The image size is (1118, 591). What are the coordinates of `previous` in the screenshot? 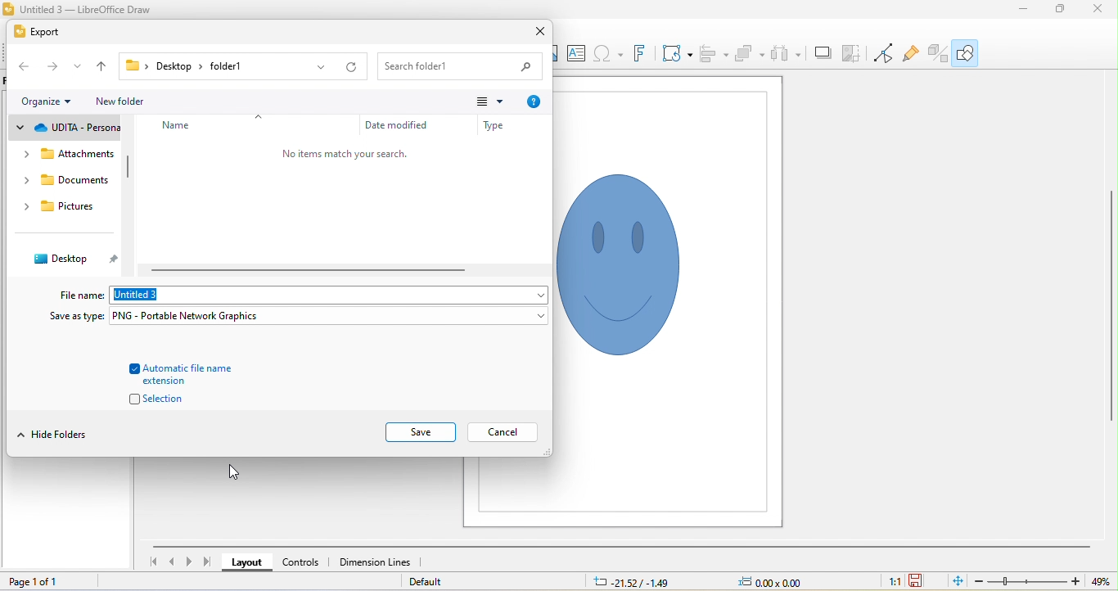 It's located at (172, 562).